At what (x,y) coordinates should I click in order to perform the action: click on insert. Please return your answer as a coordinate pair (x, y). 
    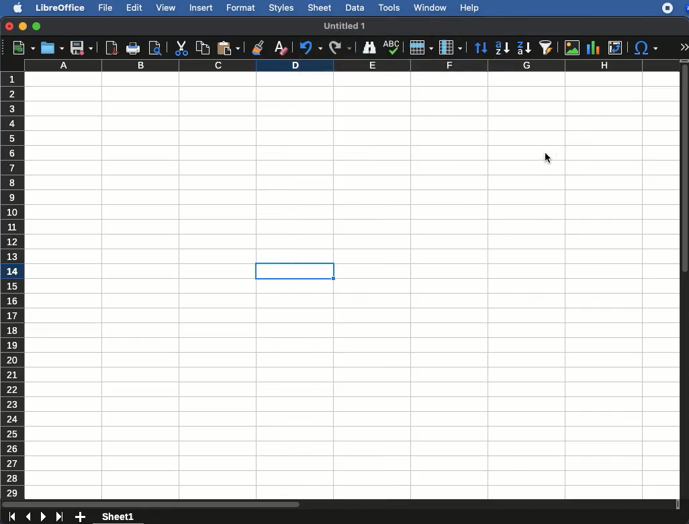
    Looking at the image, I should click on (202, 7).